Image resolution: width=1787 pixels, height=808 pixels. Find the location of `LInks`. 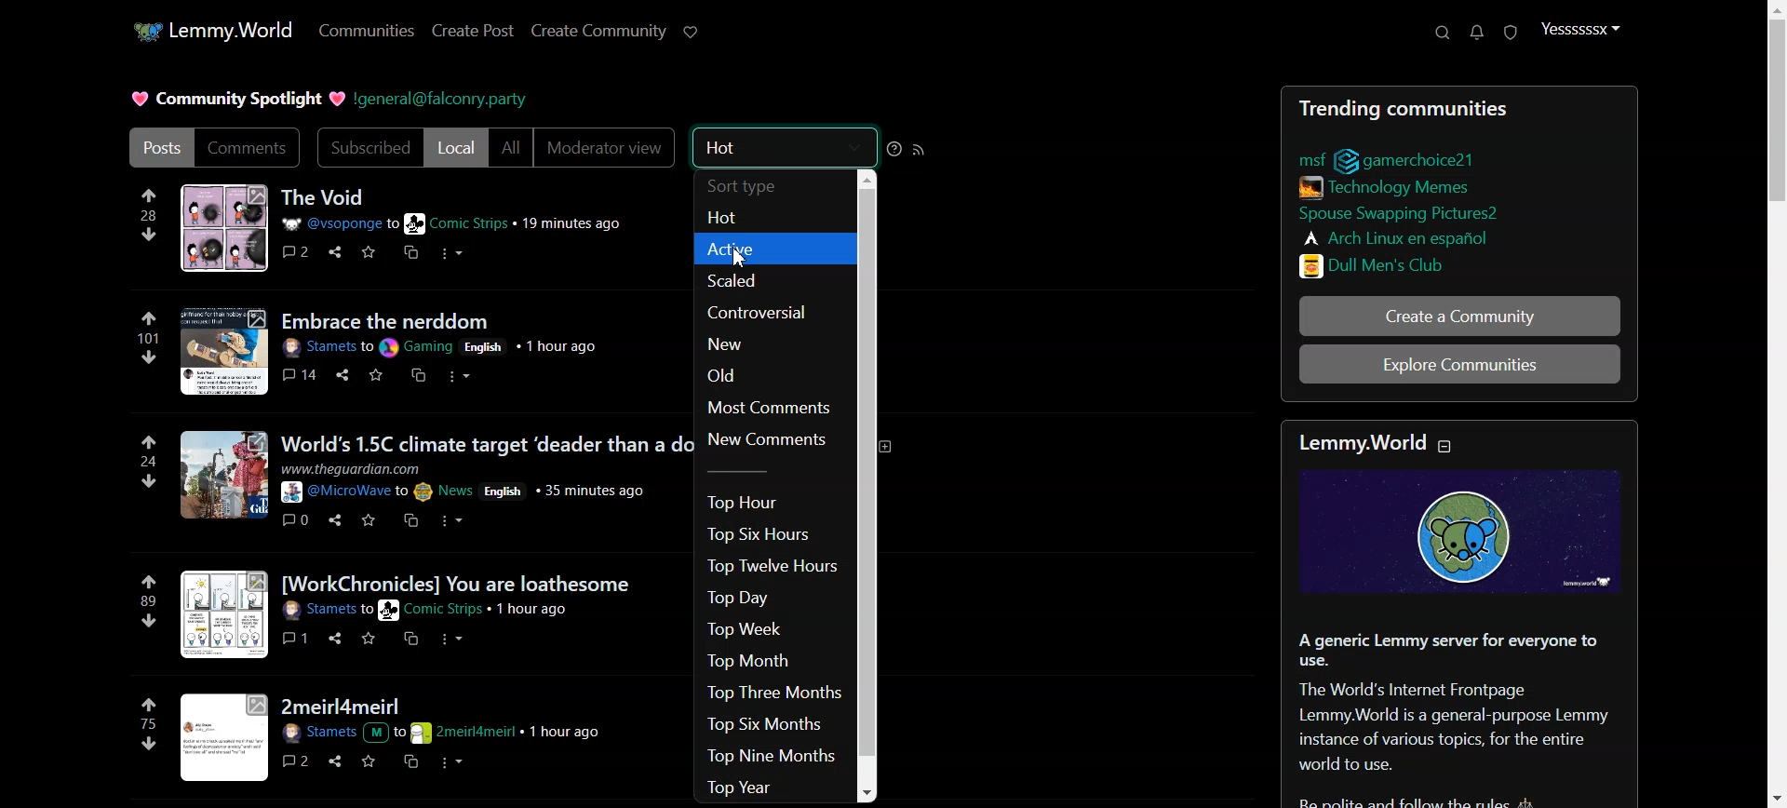

LInks is located at coordinates (1380, 264).